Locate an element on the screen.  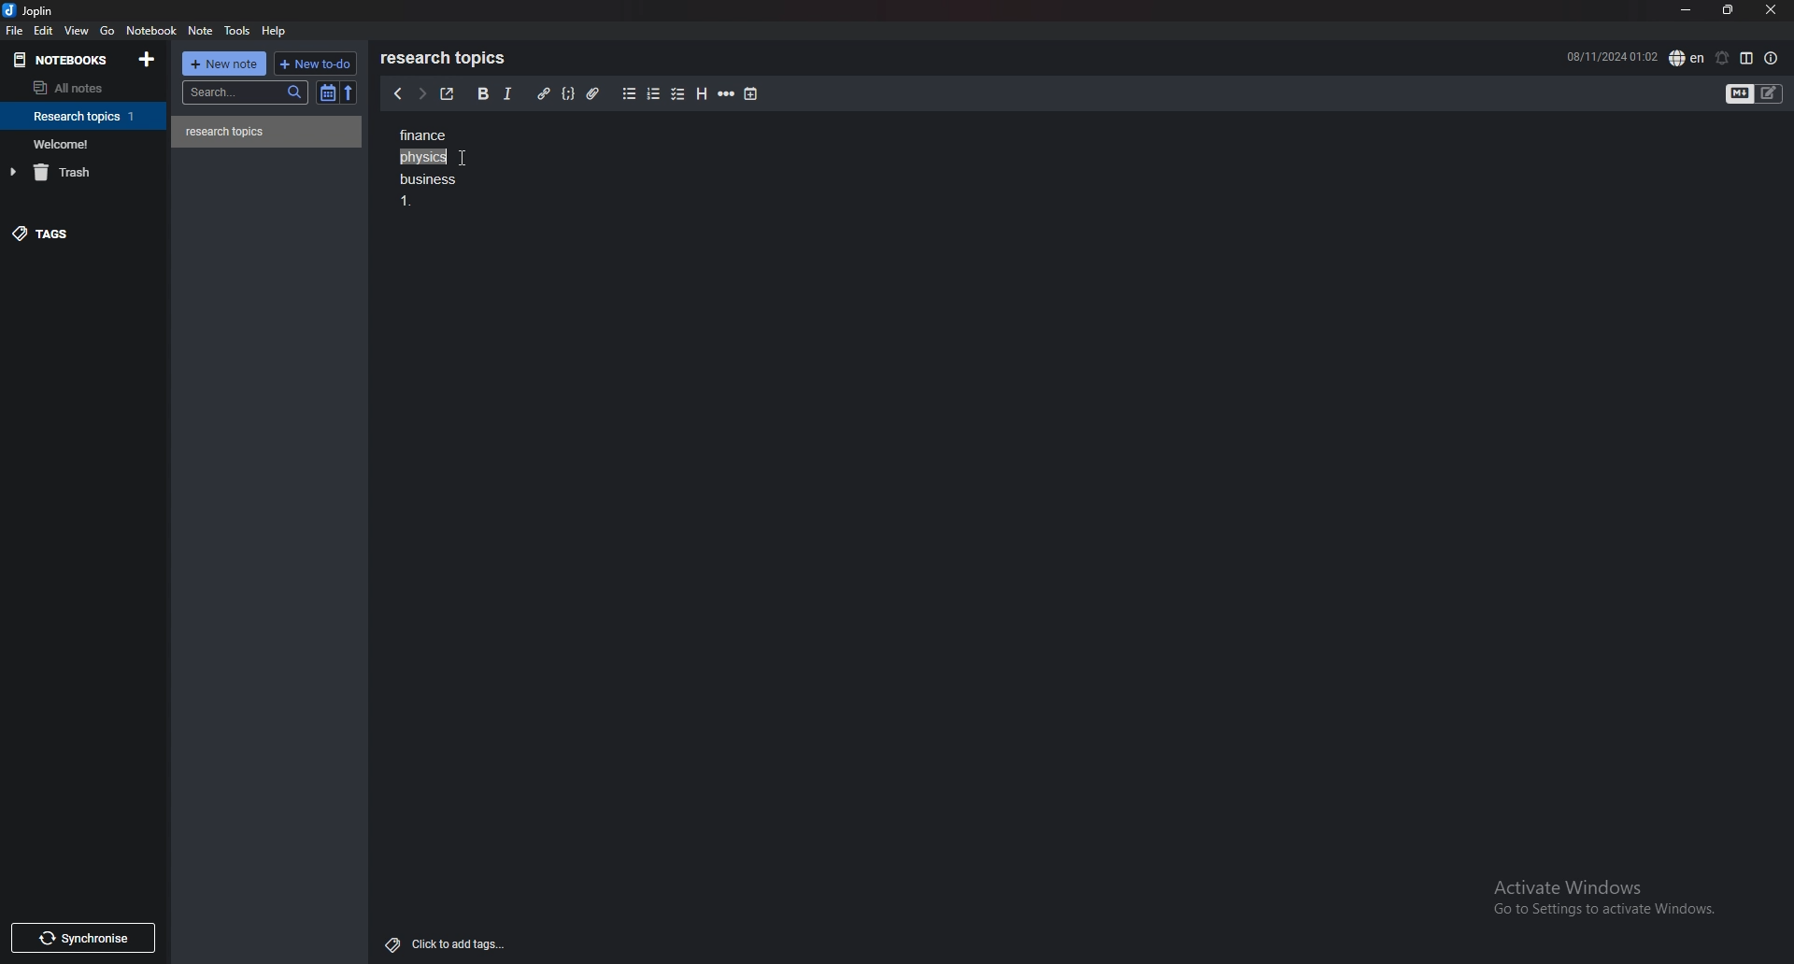
close is located at coordinates (1771, 11).